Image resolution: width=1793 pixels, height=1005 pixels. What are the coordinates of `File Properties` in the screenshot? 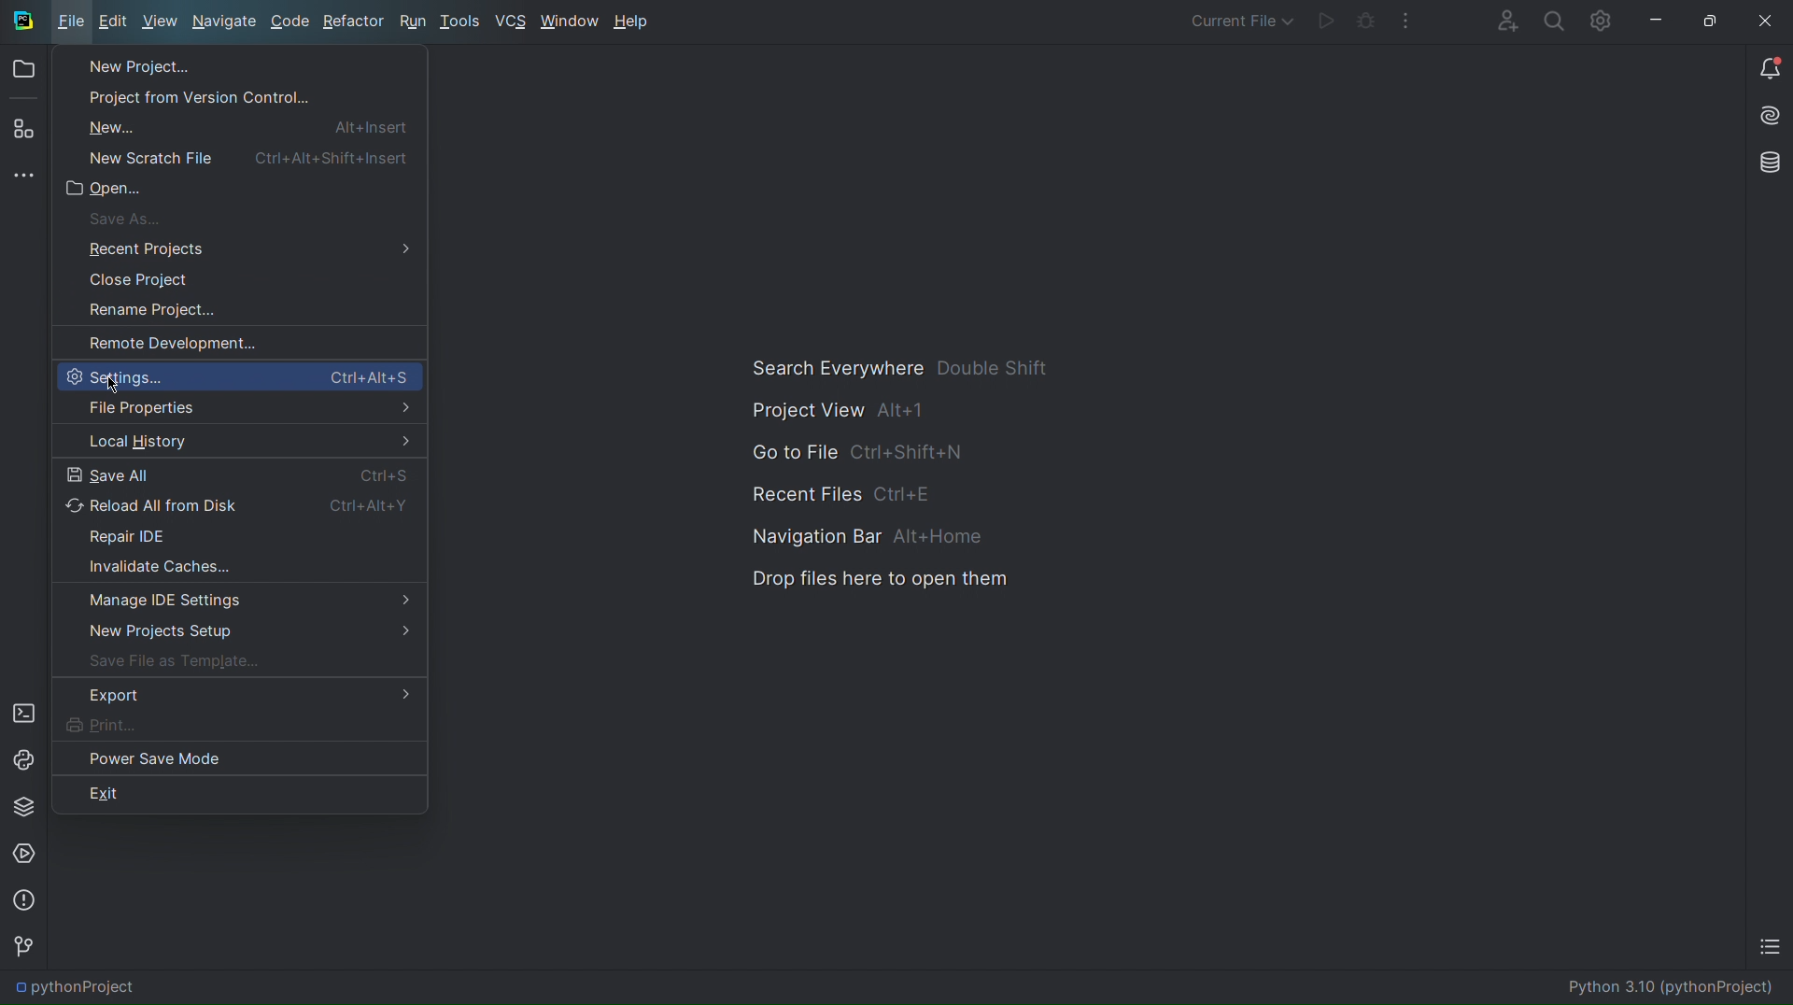 It's located at (237, 407).